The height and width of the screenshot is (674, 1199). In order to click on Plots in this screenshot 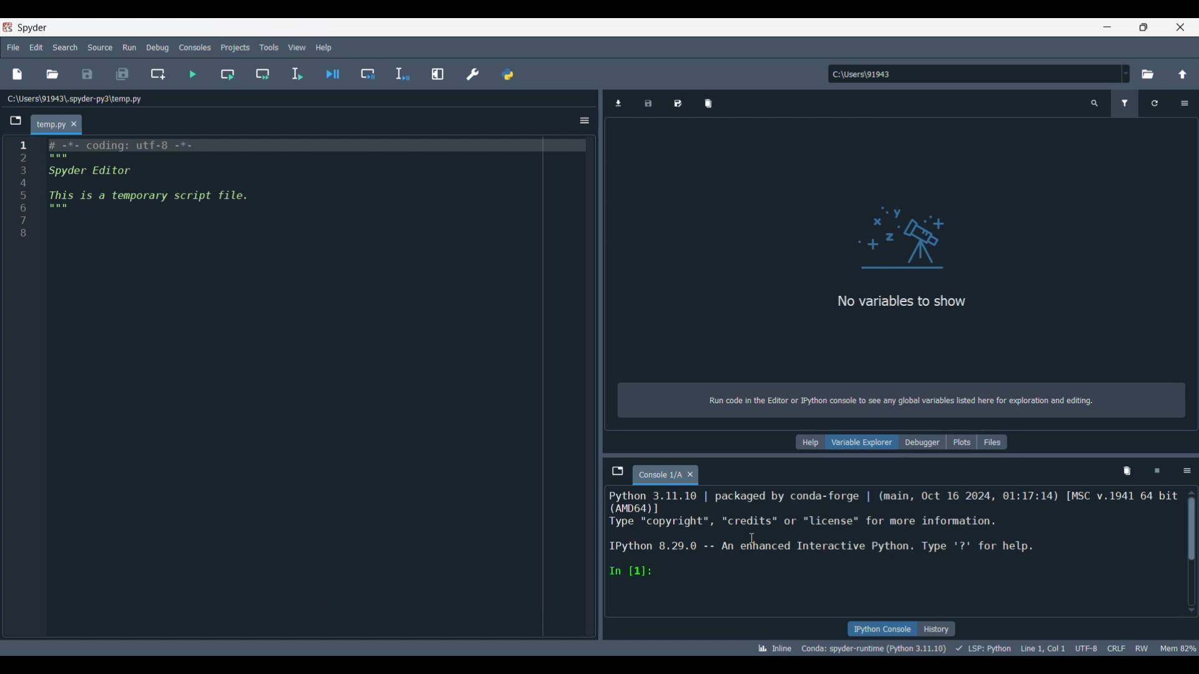, I will do `click(962, 442)`.